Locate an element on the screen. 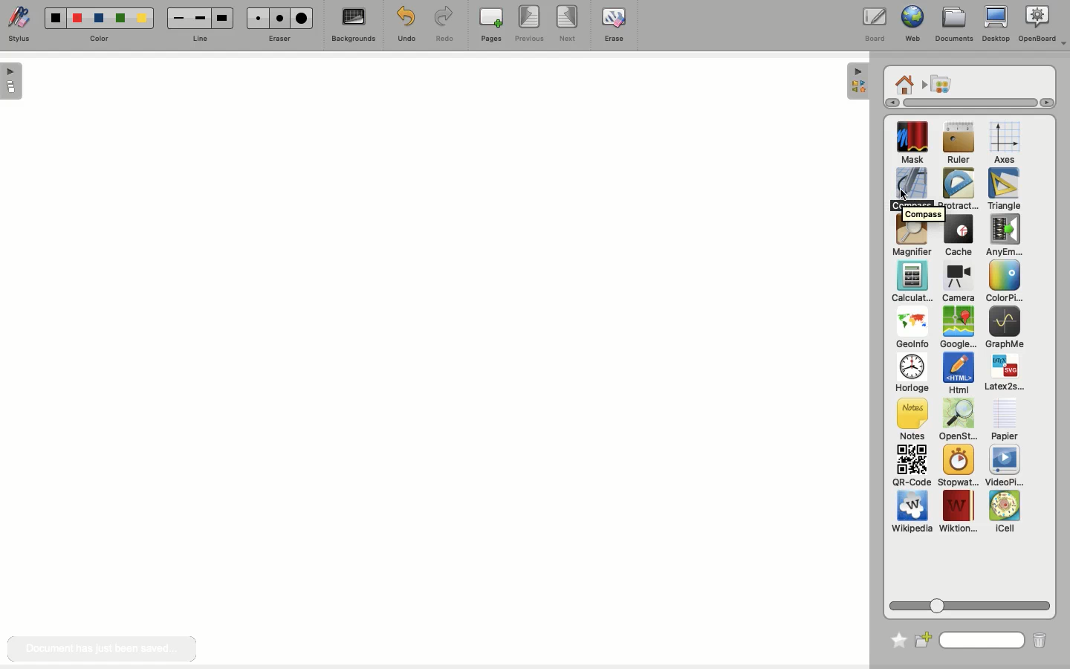 Image resolution: width=1070 pixels, height=669 pixels. Undo is located at coordinates (404, 24).